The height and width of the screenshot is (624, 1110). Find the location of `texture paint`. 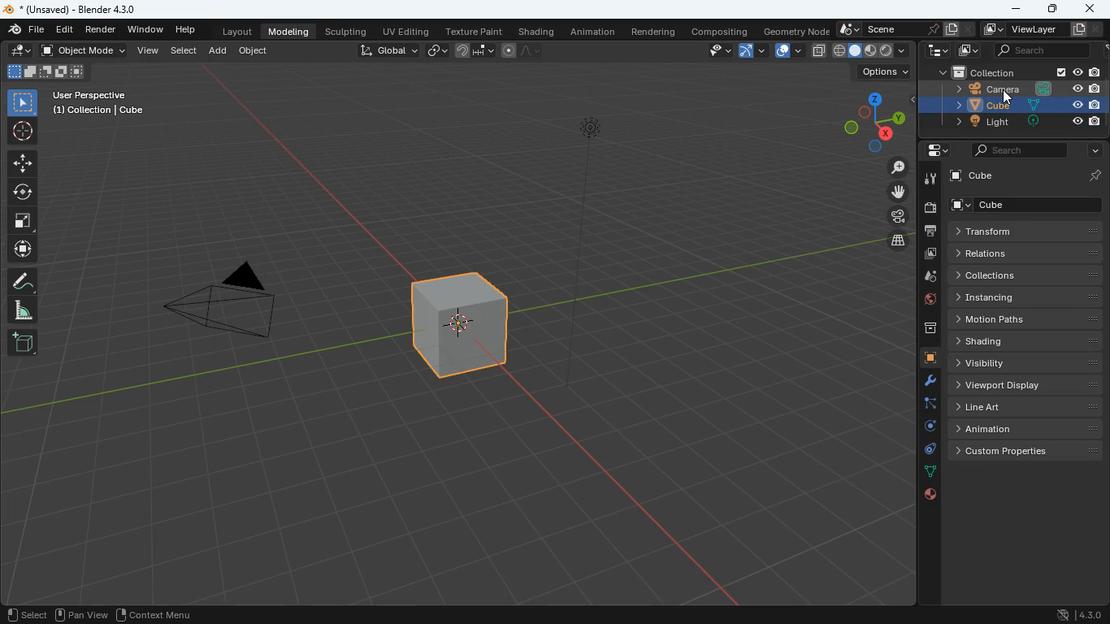

texture paint is located at coordinates (474, 31).